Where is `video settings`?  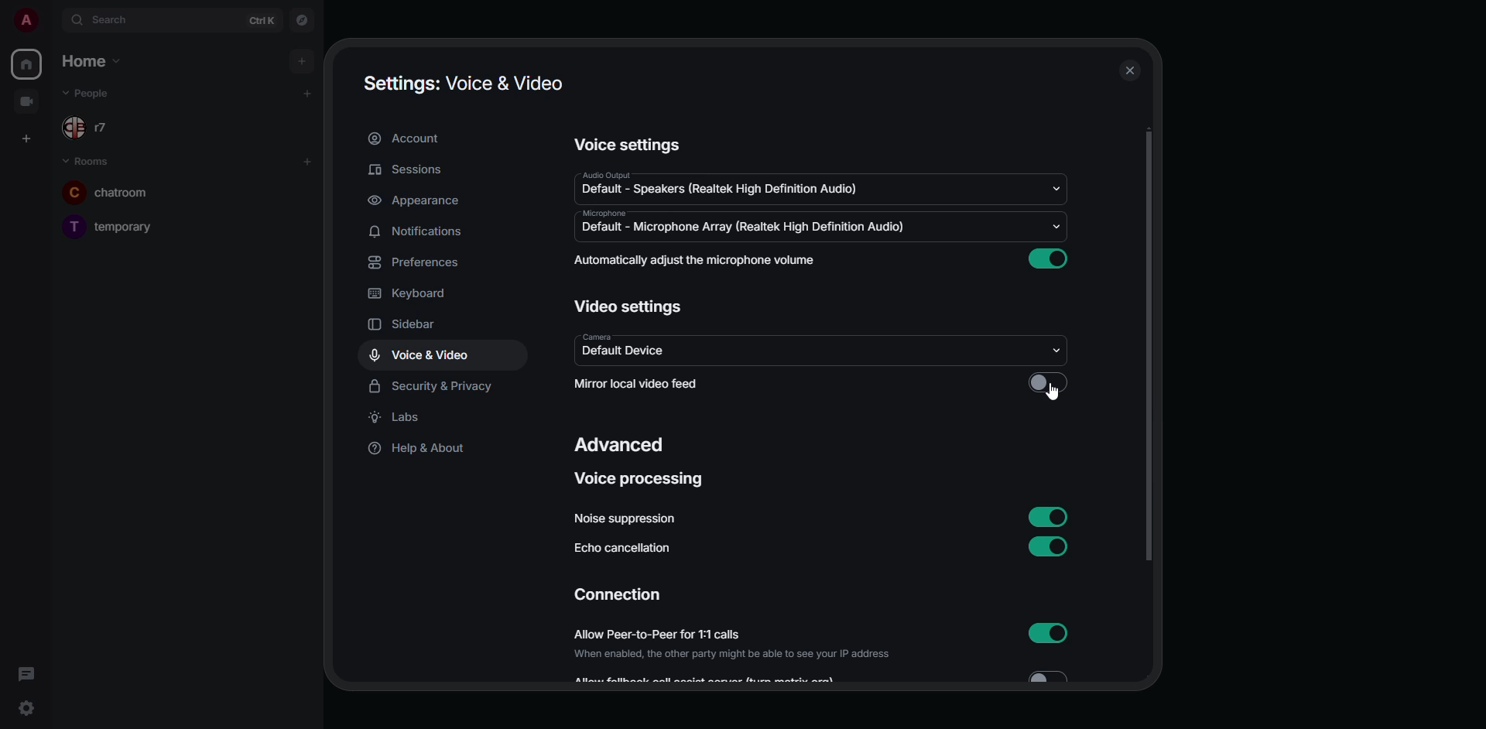 video settings is located at coordinates (630, 305).